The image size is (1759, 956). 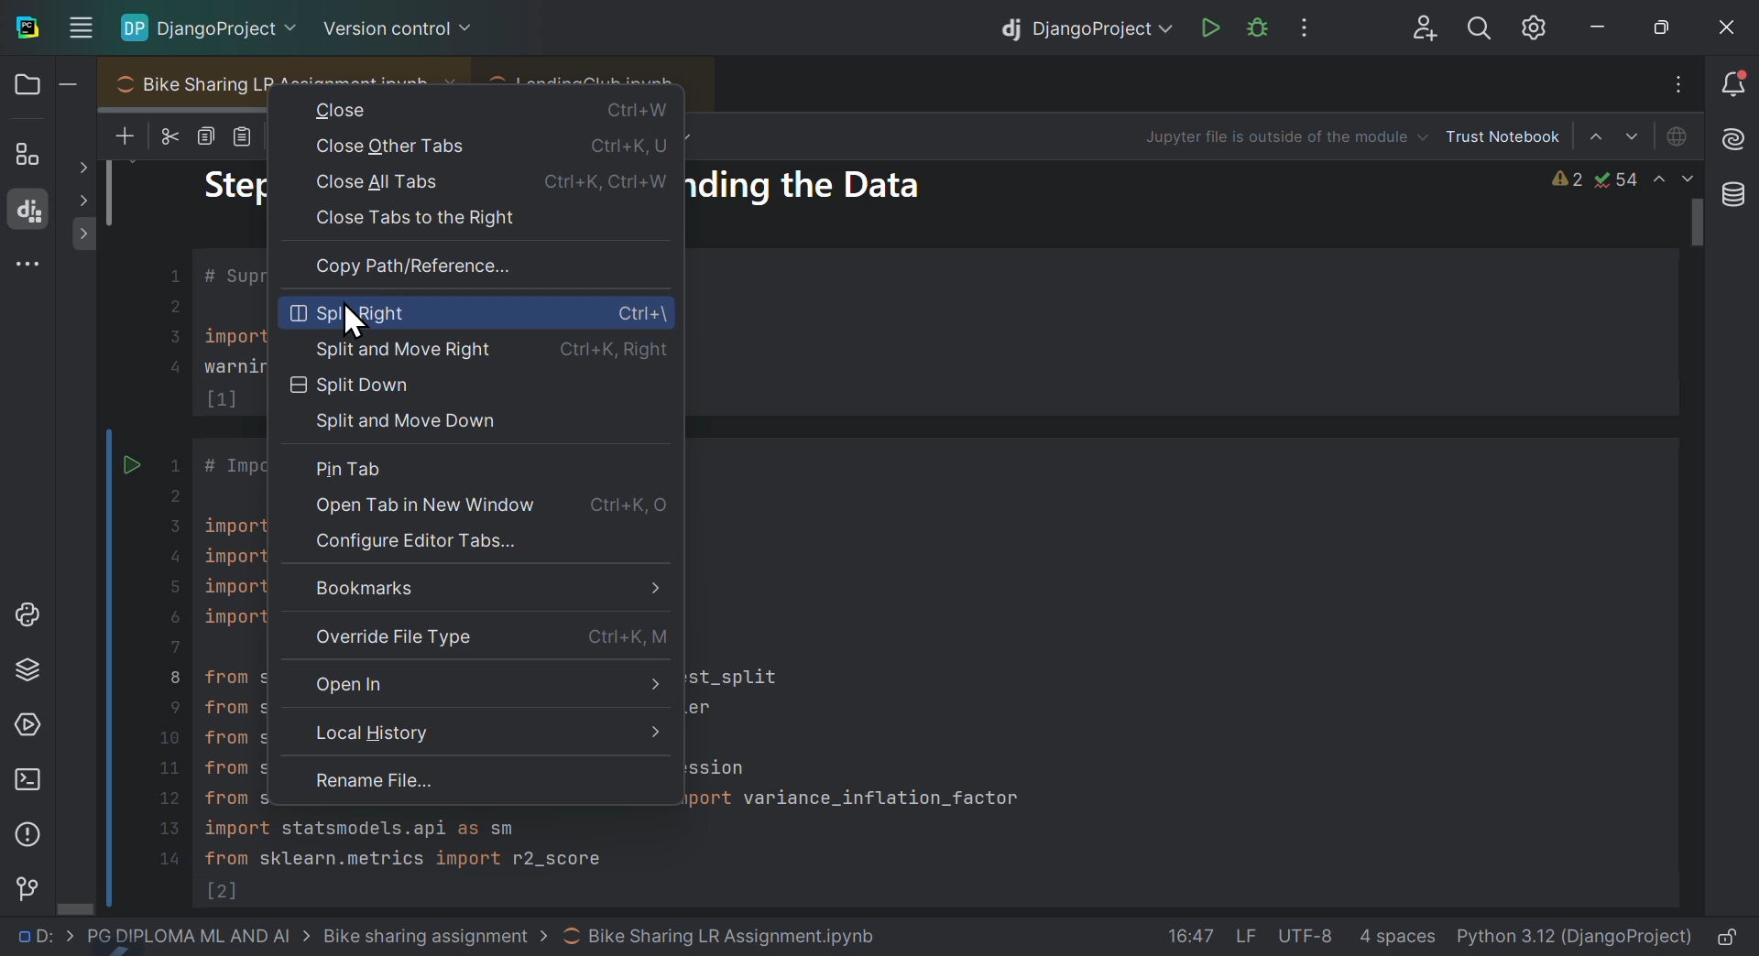 I want to click on Version control, so click(x=404, y=23).